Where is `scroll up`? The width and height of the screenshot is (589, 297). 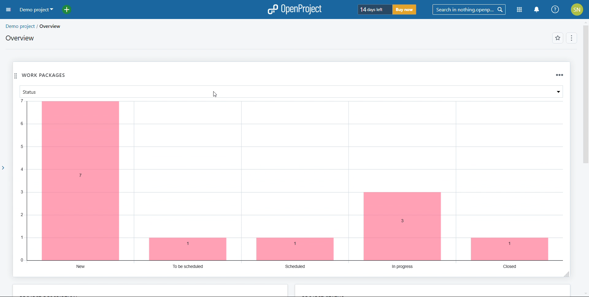
scroll up is located at coordinates (585, 22).